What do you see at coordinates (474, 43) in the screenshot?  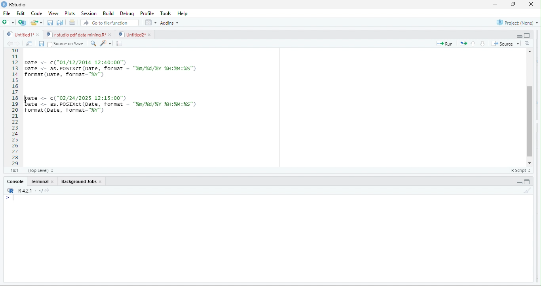 I see `go to previous section/chunk` at bounding box center [474, 43].